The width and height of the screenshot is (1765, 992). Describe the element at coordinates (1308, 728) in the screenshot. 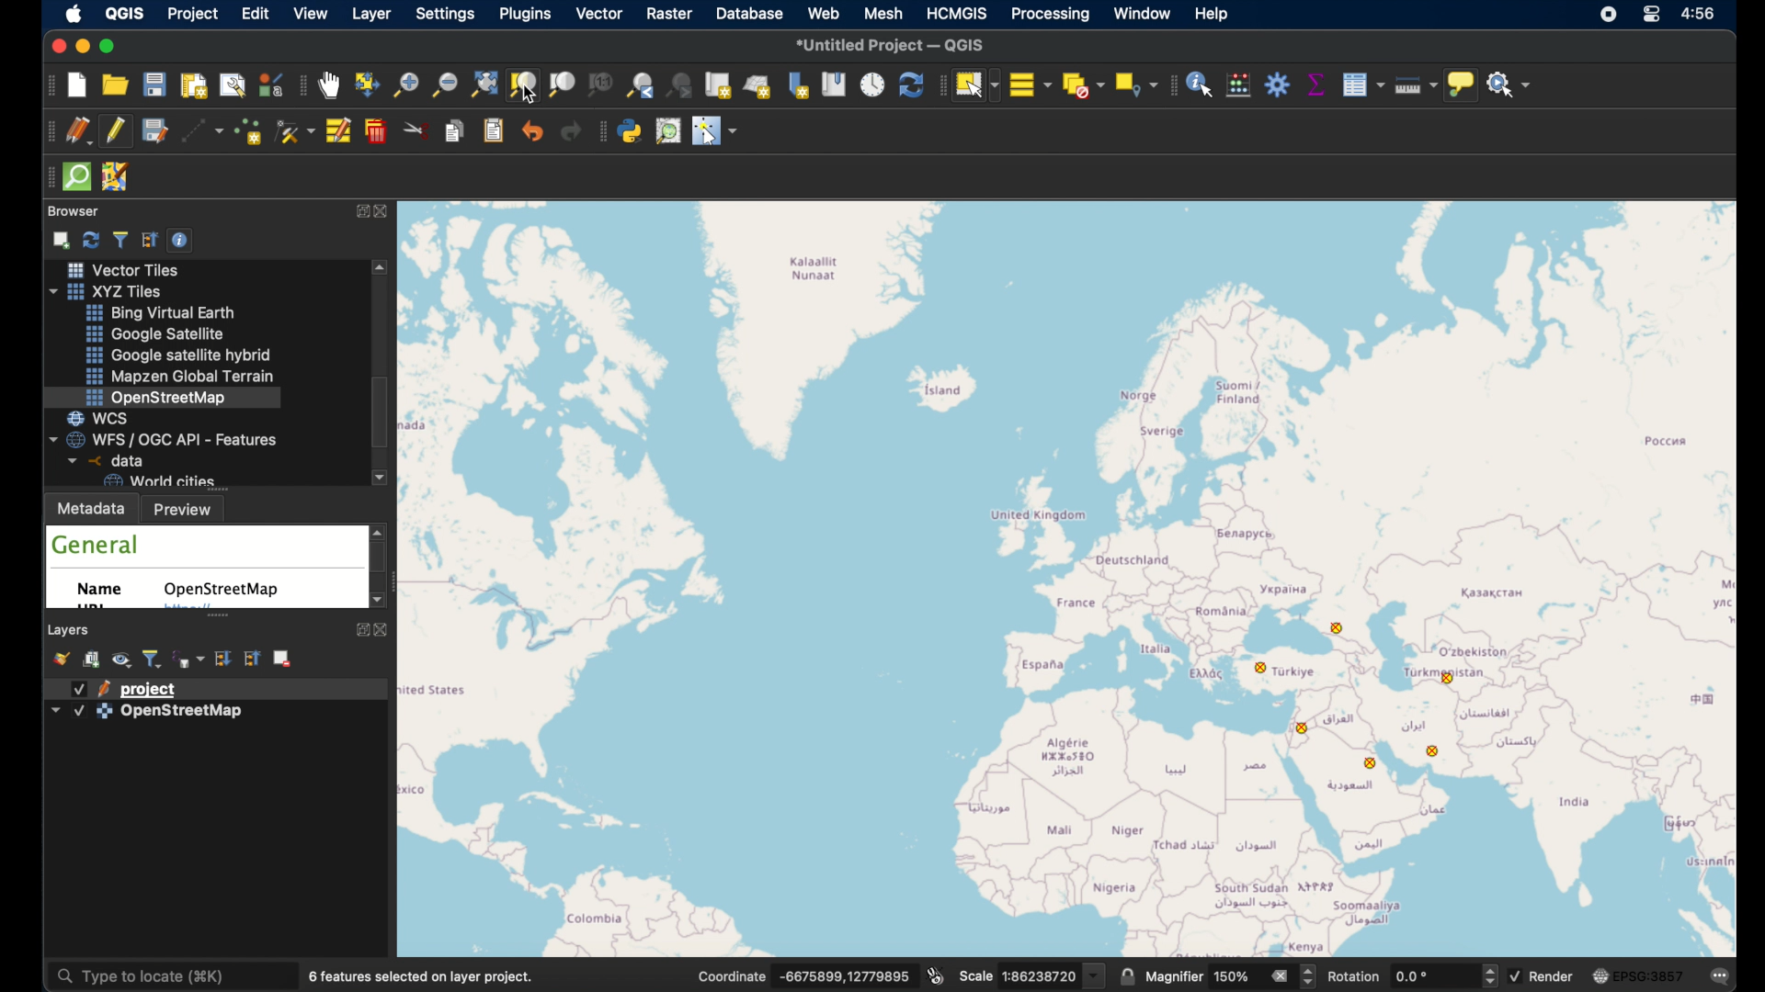

I see `point feature` at that location.